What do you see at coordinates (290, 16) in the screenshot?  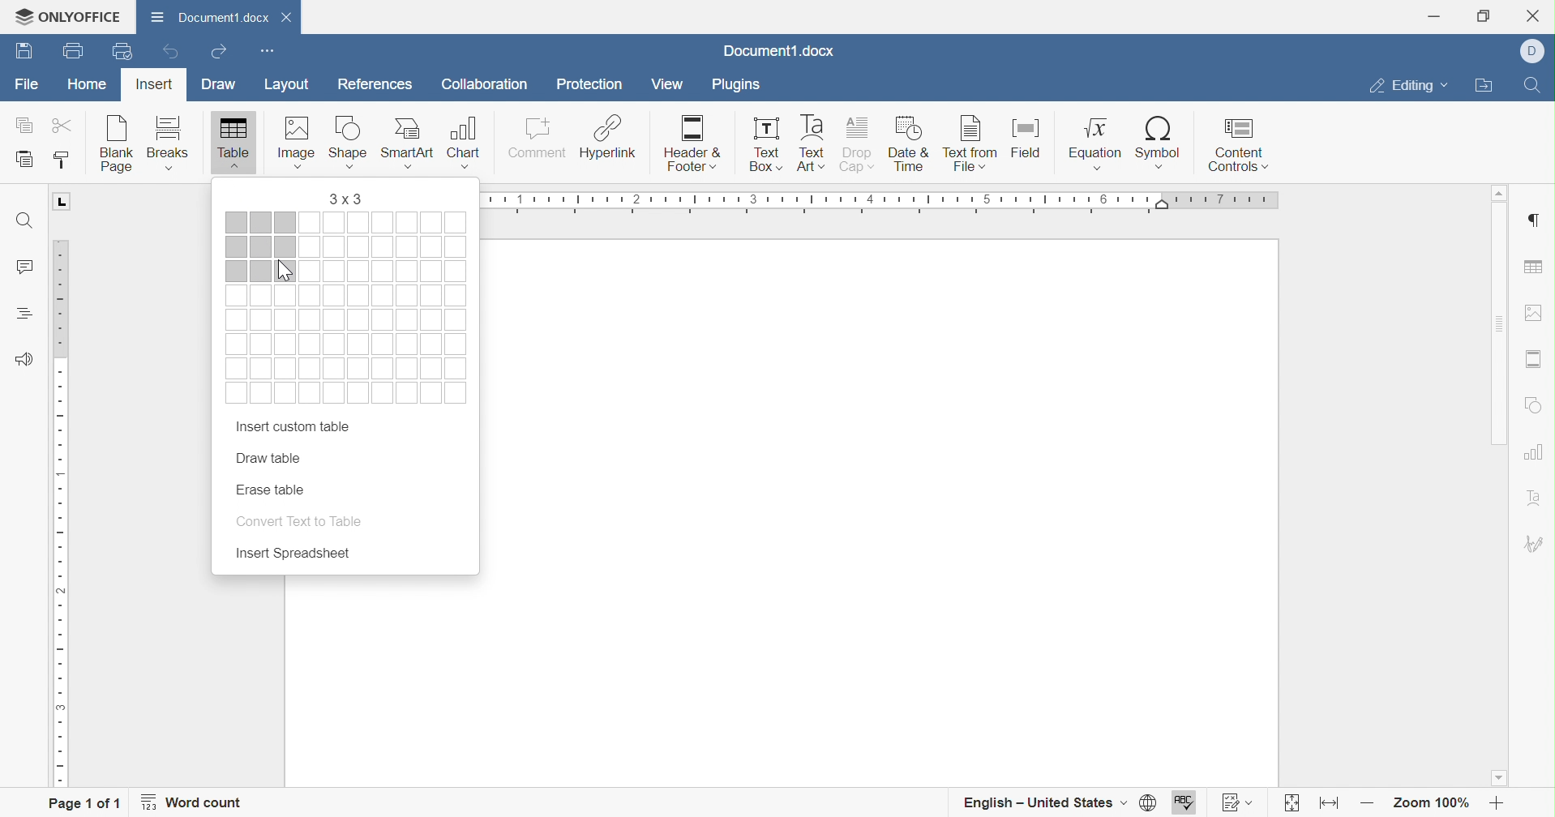 I see `Close` at bounding box center [290, 16].